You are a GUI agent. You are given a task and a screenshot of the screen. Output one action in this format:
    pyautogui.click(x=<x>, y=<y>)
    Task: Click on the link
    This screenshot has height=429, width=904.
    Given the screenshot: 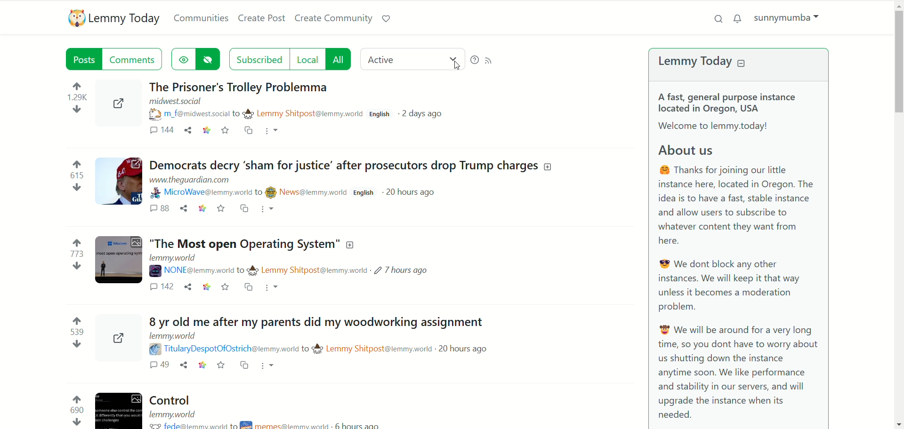 What is the action you would take?
    pyautogui.click(x=206, y=130)
    